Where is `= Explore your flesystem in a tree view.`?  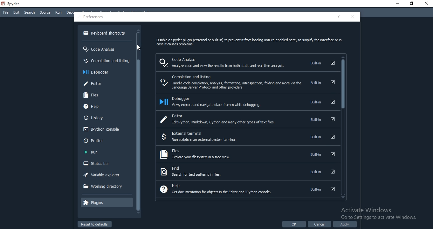 = Explore your flesystem in a tree view. is located at coordinates (202, 159).